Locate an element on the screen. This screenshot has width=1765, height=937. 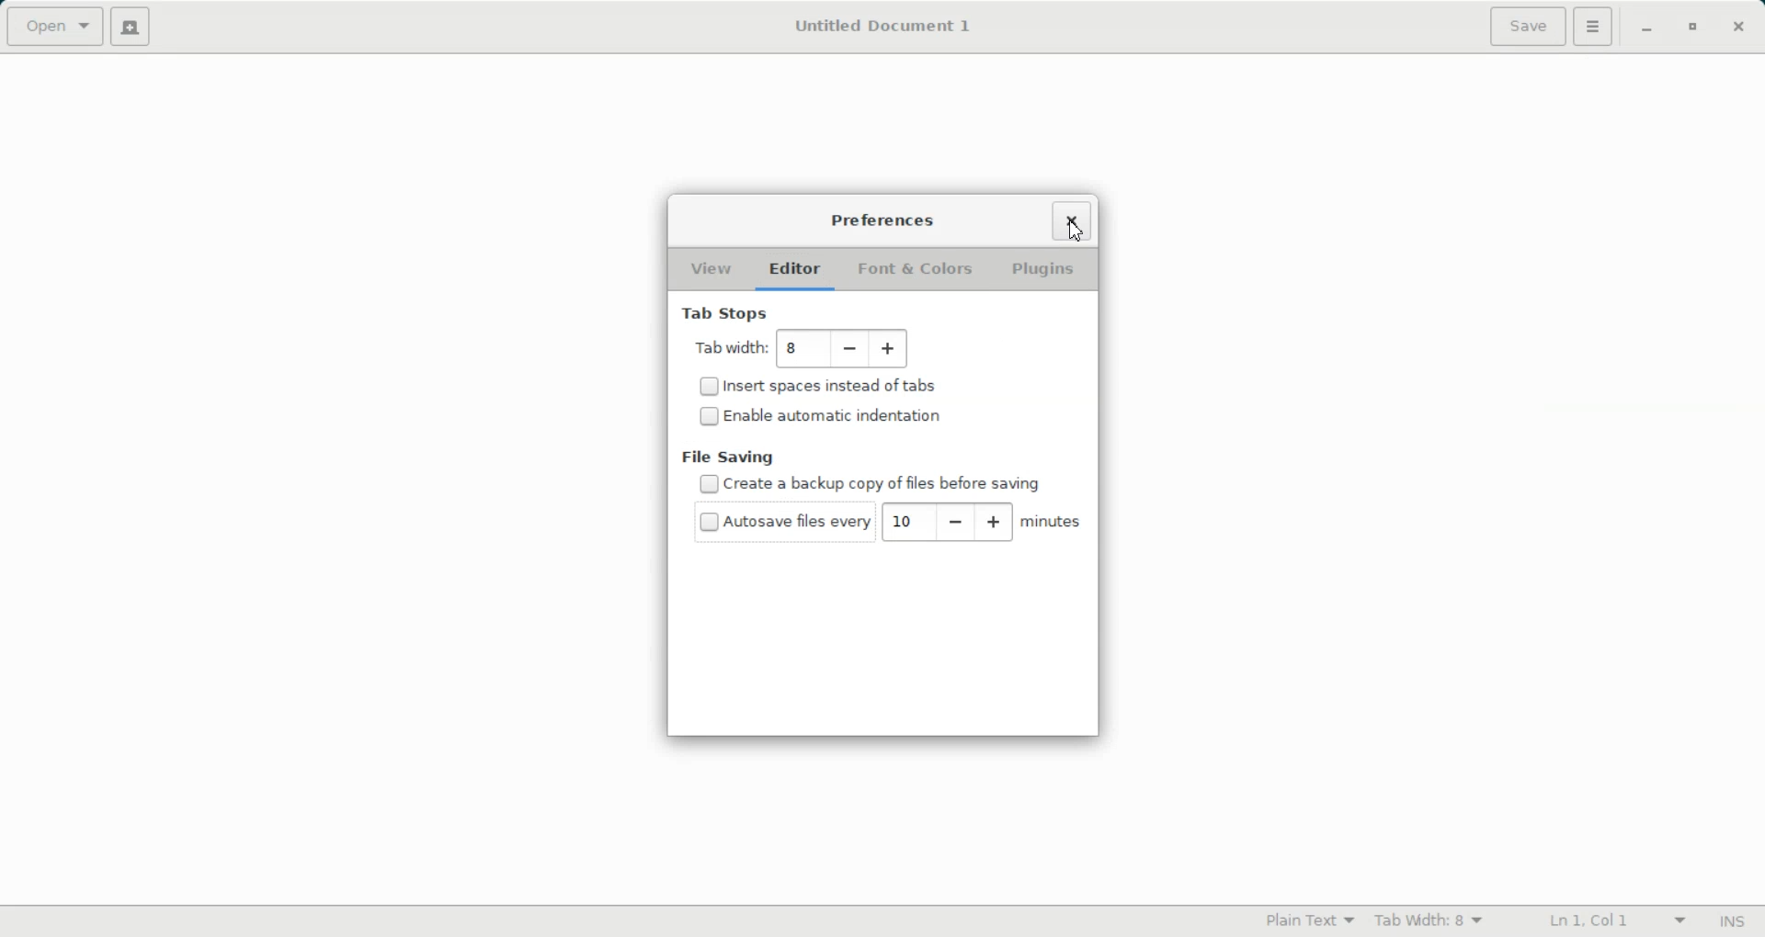
Tab Stops is located at coordinates (725, 313).